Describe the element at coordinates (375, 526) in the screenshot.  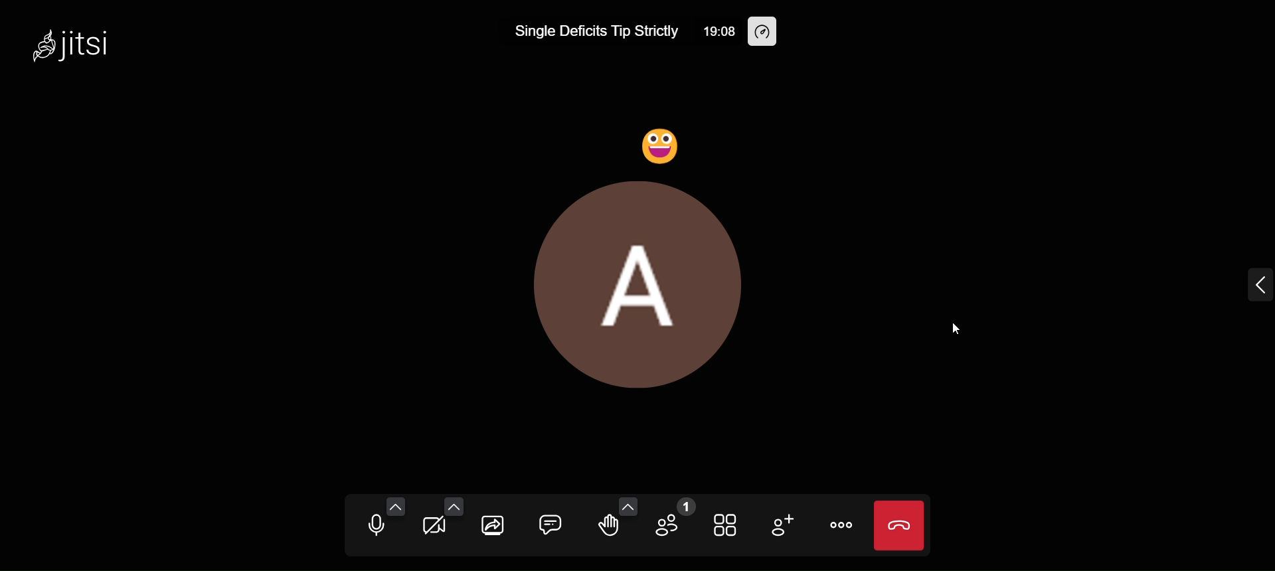
I see `mute microphone` at that location.